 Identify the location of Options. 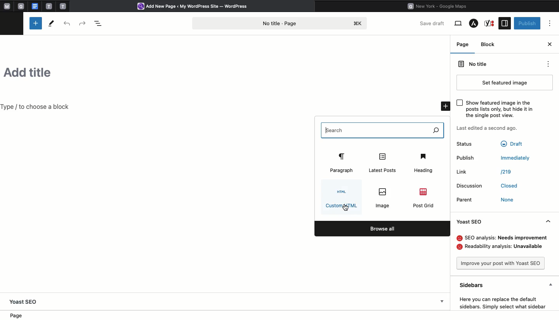
(550, 23).